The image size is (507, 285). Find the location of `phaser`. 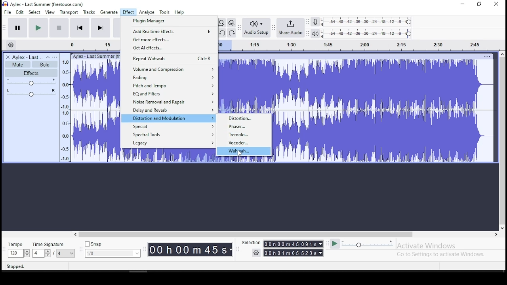

phaser is located at coordinates (245, 127).